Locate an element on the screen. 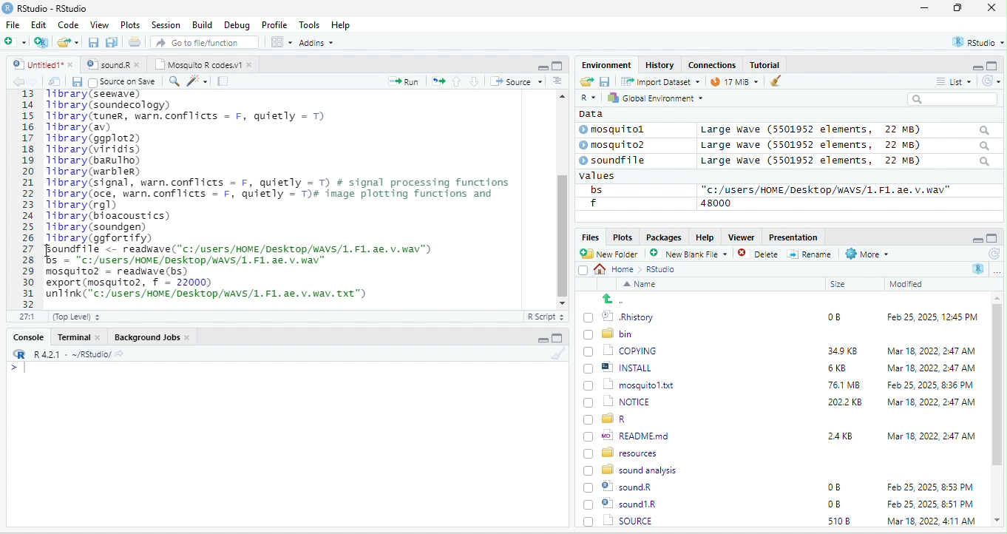  line number is located at coordinates (30, 198).